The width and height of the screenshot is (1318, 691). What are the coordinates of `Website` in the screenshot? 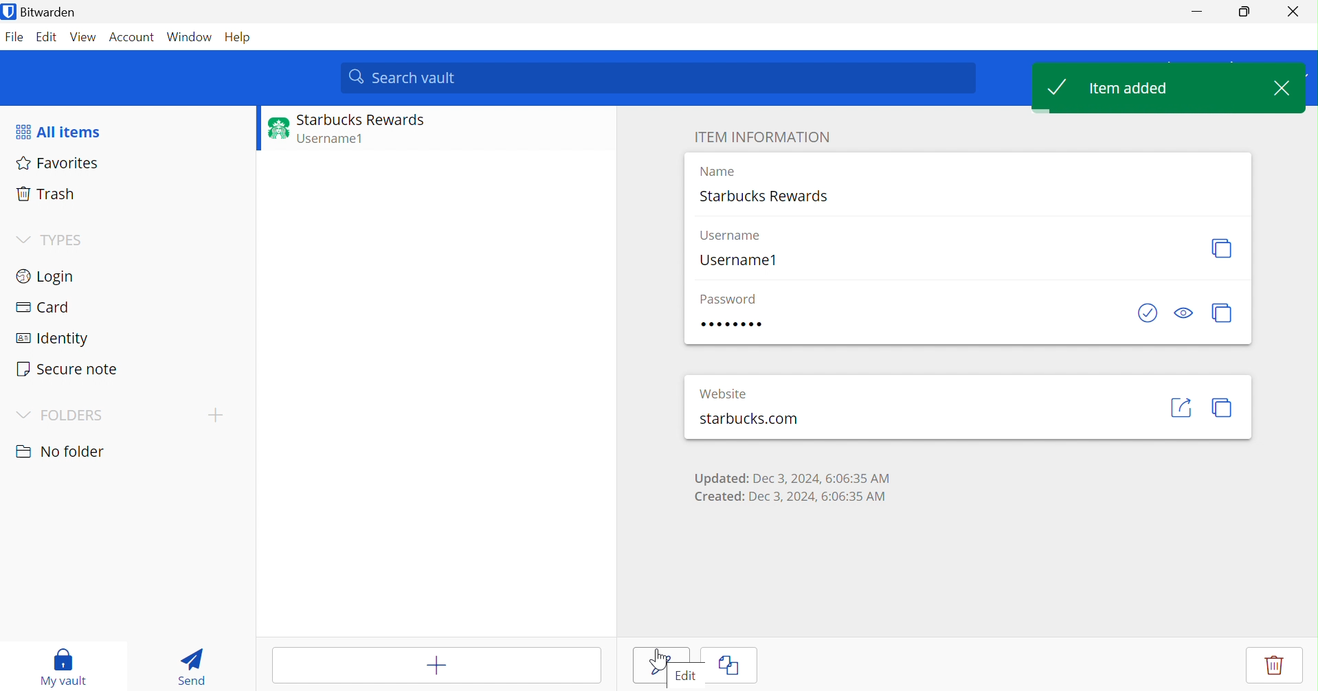 It's located at (730, 394).